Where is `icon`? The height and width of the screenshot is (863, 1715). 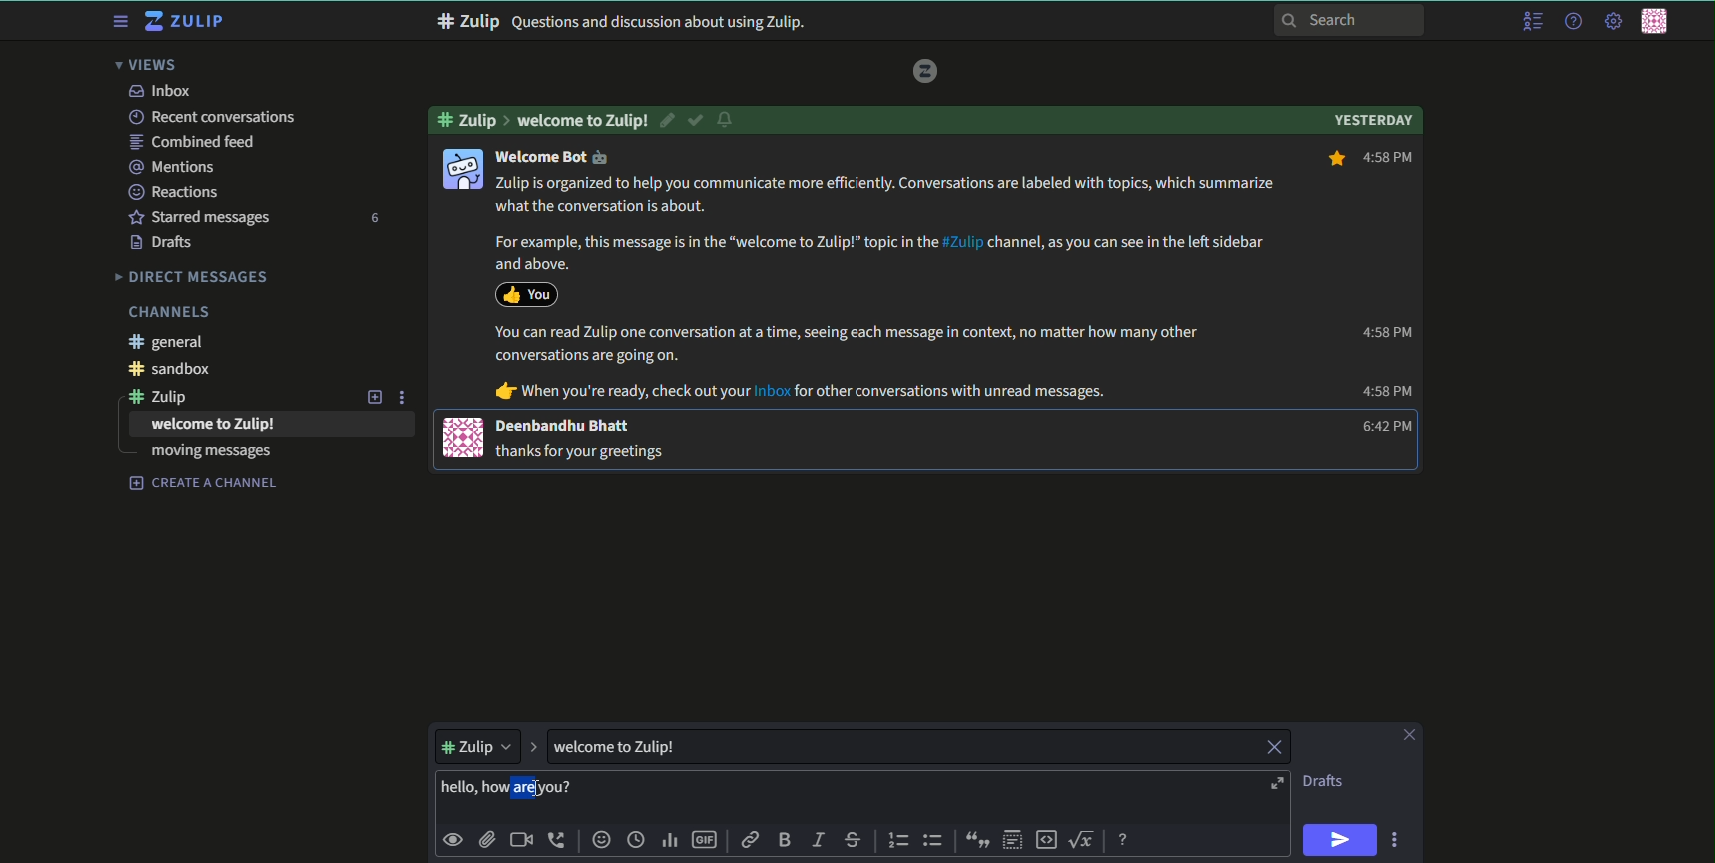
icon is located at coordinates (461, 168).